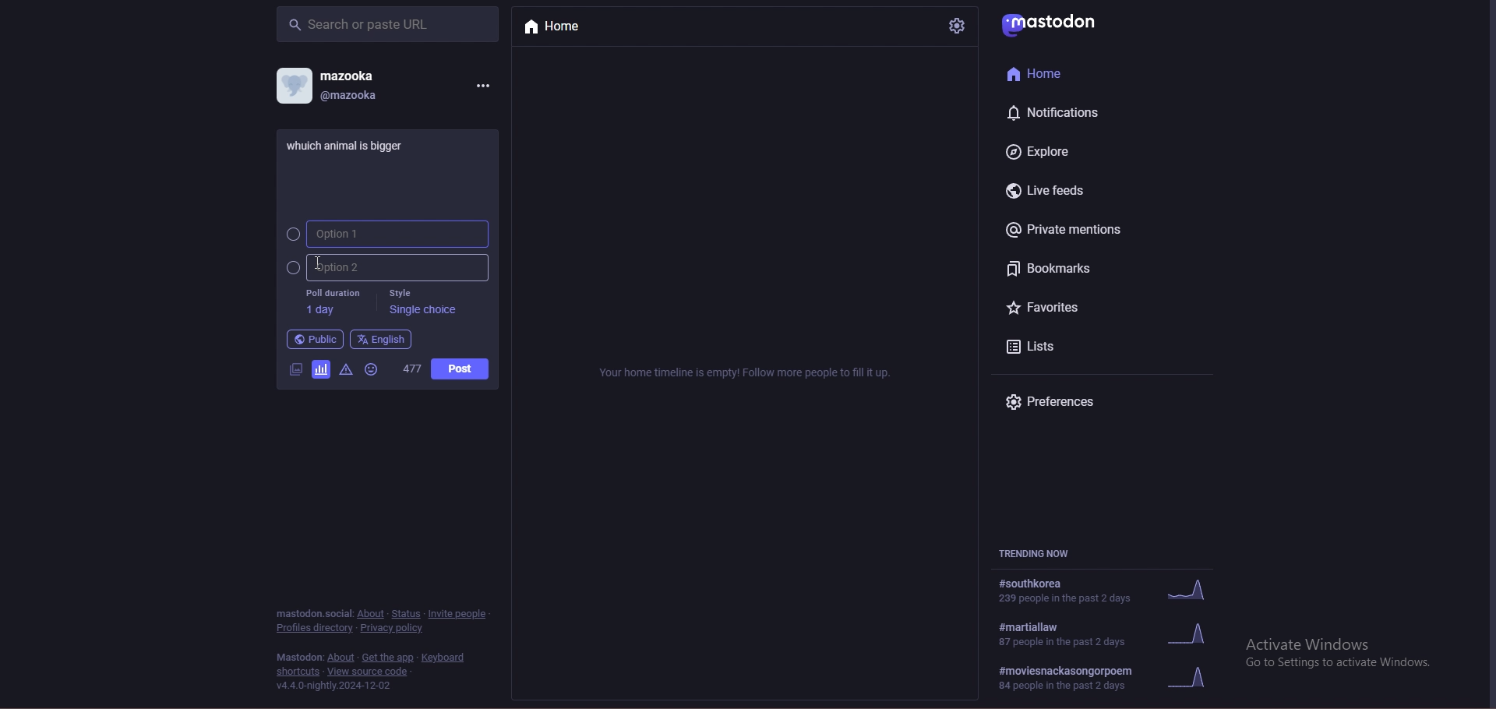  Describe the element at coordinates (482, 84) in the screenshot. I see `menu` at that location.